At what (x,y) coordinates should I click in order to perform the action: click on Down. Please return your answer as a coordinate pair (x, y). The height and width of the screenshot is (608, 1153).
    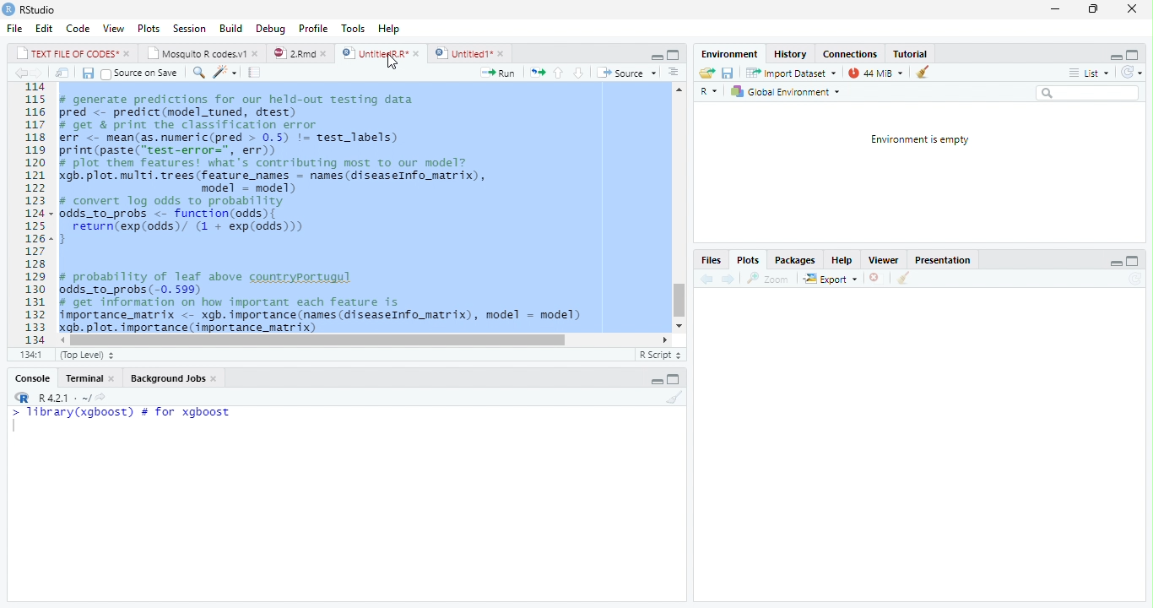
    Looking at the image, I should click on (578, 72).